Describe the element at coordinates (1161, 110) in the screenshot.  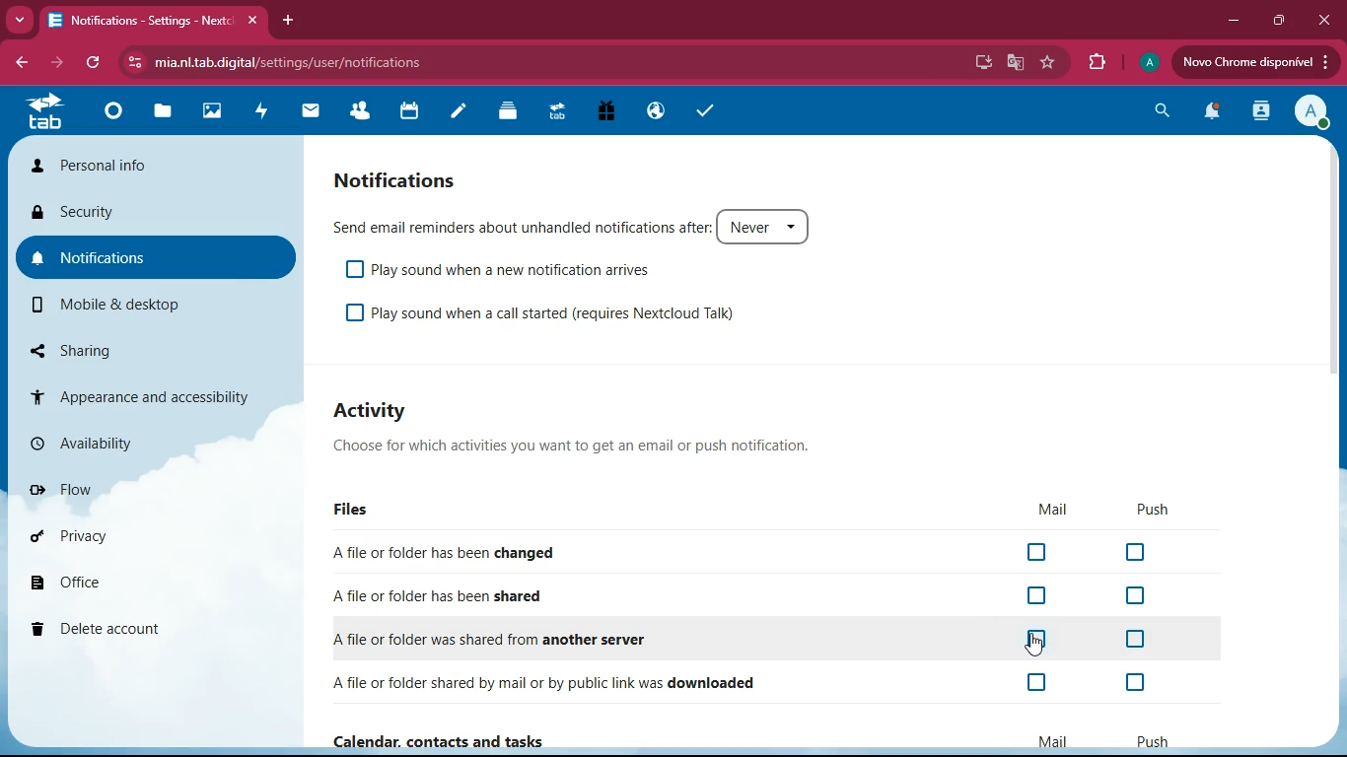
I see `search` at that location.